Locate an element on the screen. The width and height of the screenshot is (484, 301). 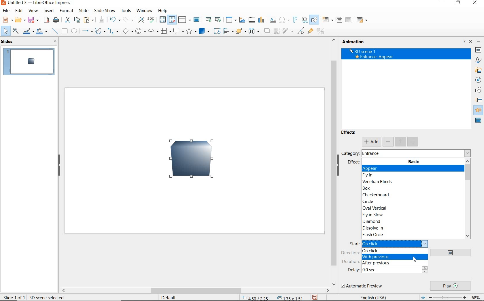
save is located at coordinates (34, 19).